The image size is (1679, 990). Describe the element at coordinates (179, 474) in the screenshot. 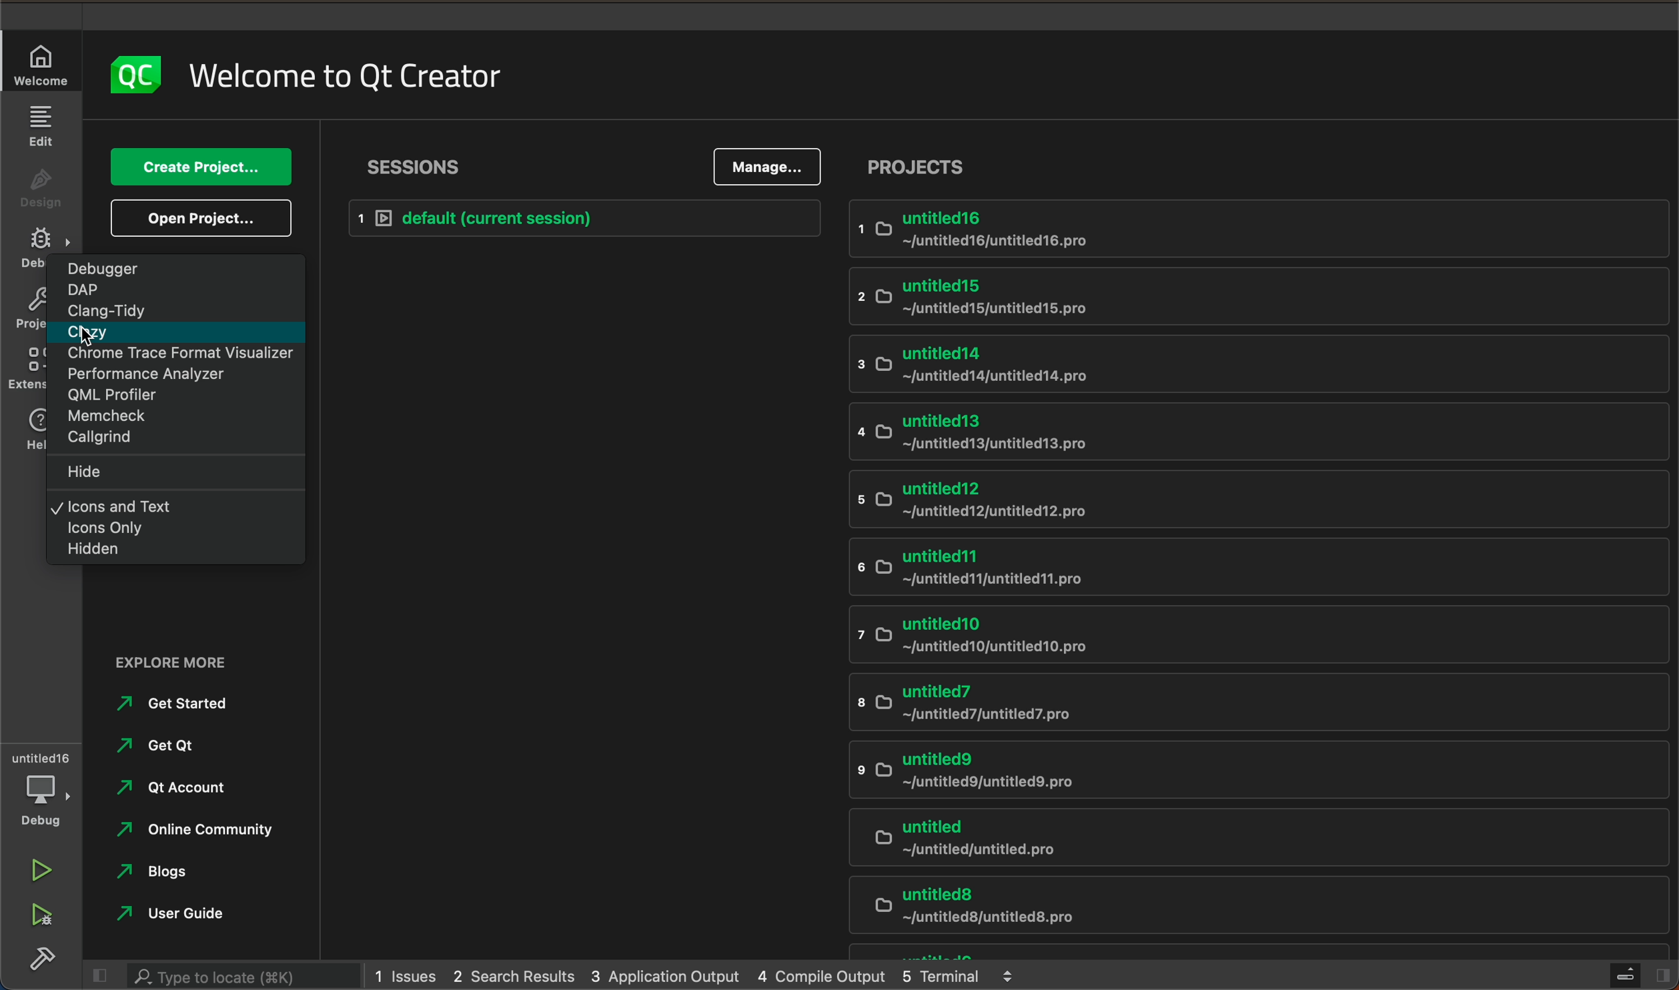

I see `hide` at that location.